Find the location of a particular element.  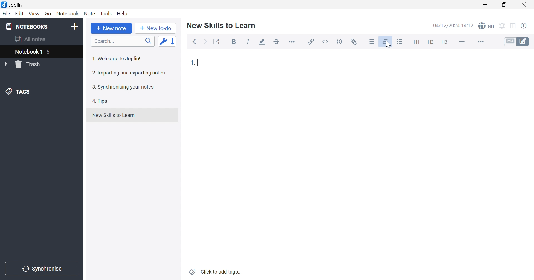

cursor is located at coordinates (387, 44).